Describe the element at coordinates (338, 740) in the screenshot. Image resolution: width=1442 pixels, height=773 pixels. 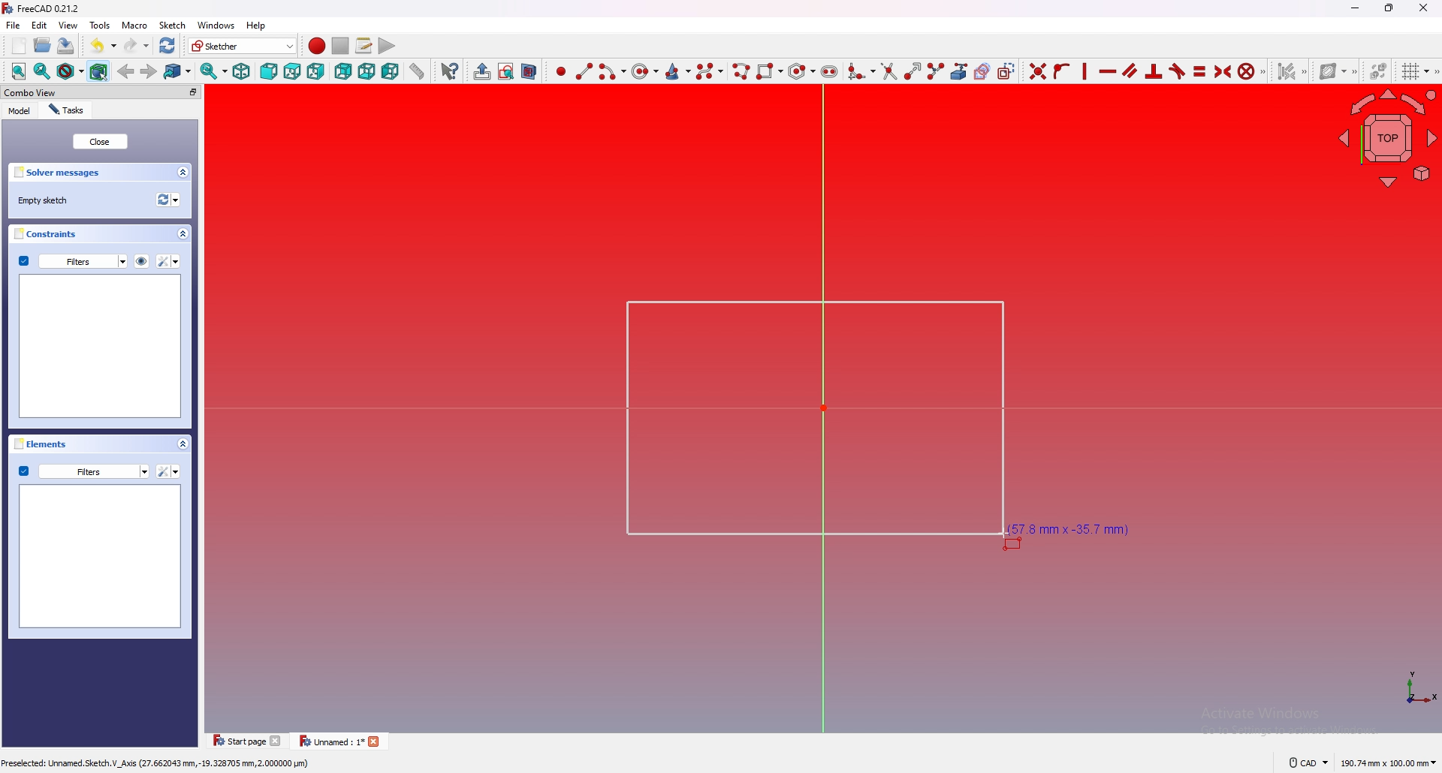
I see `tab` at that location.